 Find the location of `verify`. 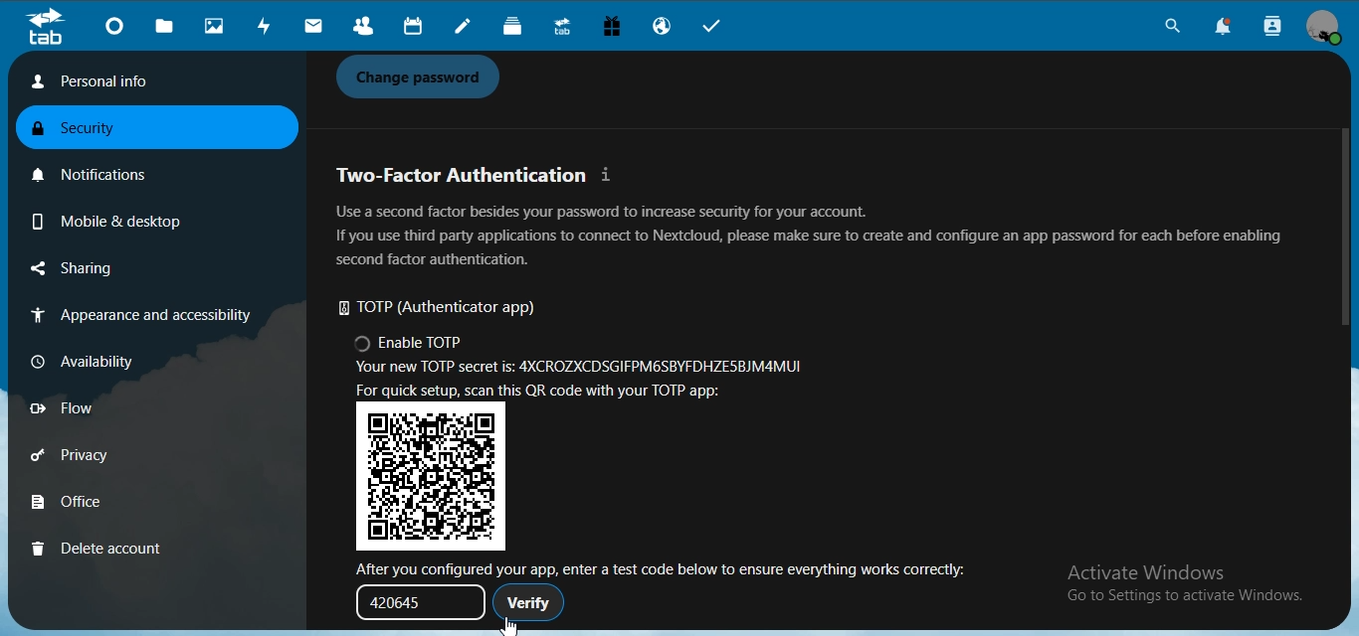

verify is located at coordinates (529, 602).